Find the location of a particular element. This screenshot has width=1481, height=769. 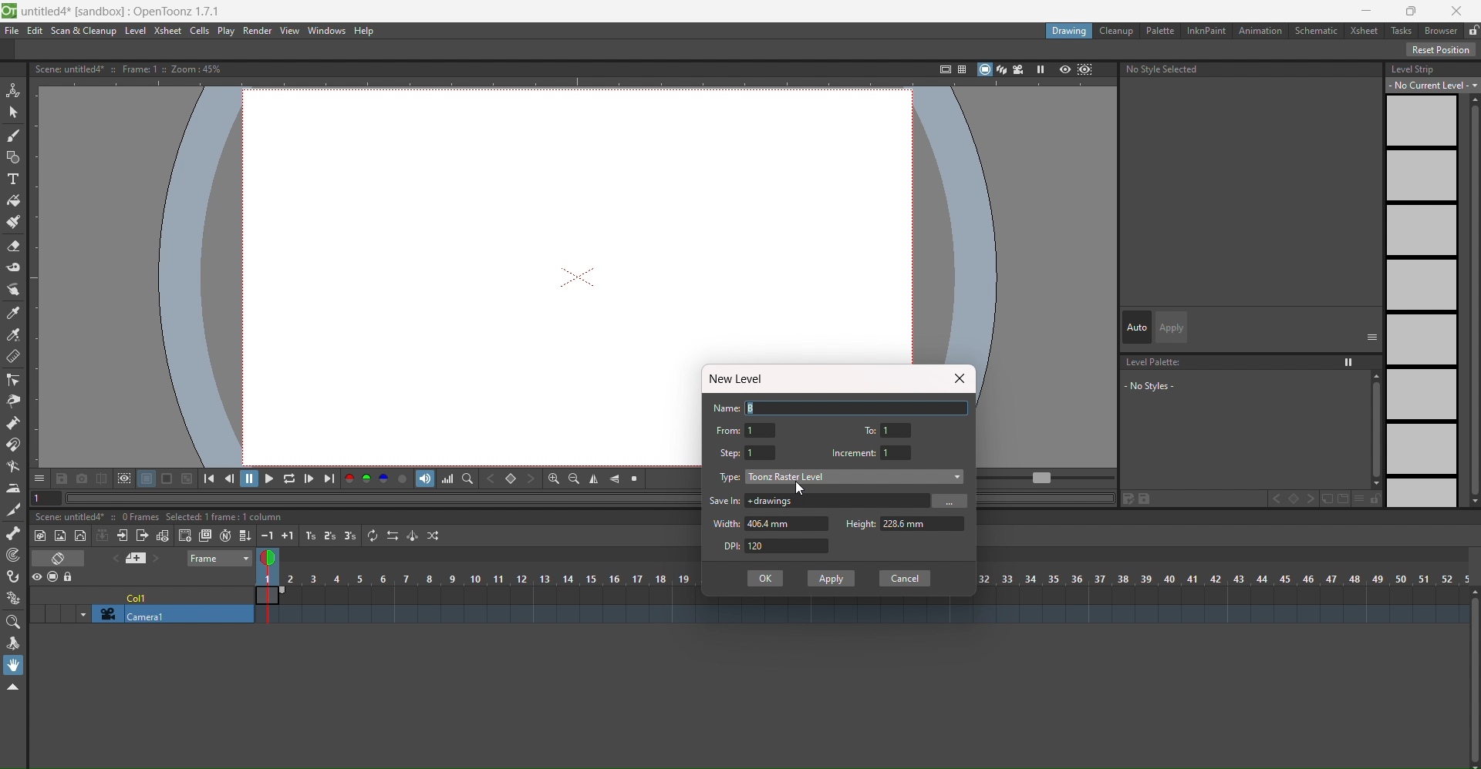

save in is located at coordinates (726, 500).